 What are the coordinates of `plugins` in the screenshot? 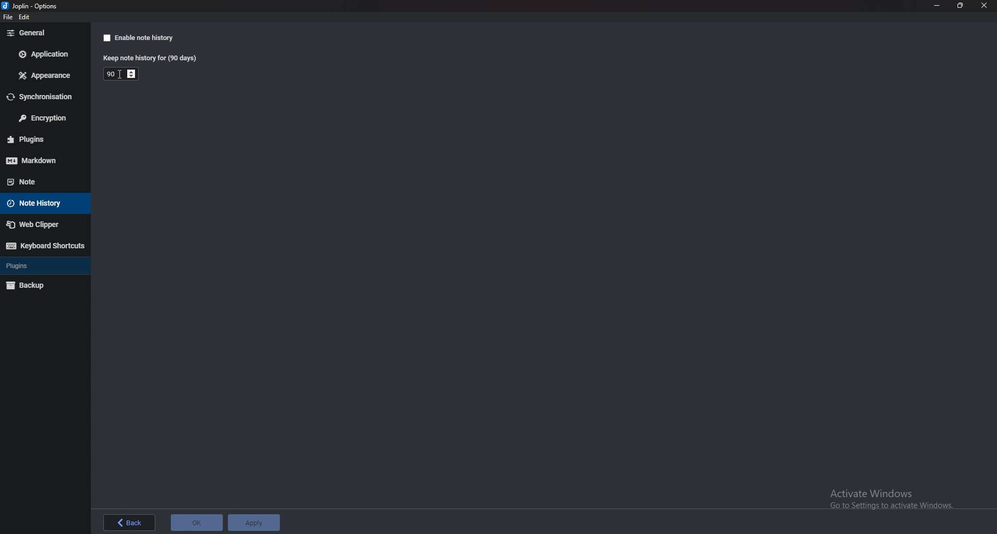 It's located at (36, 265).